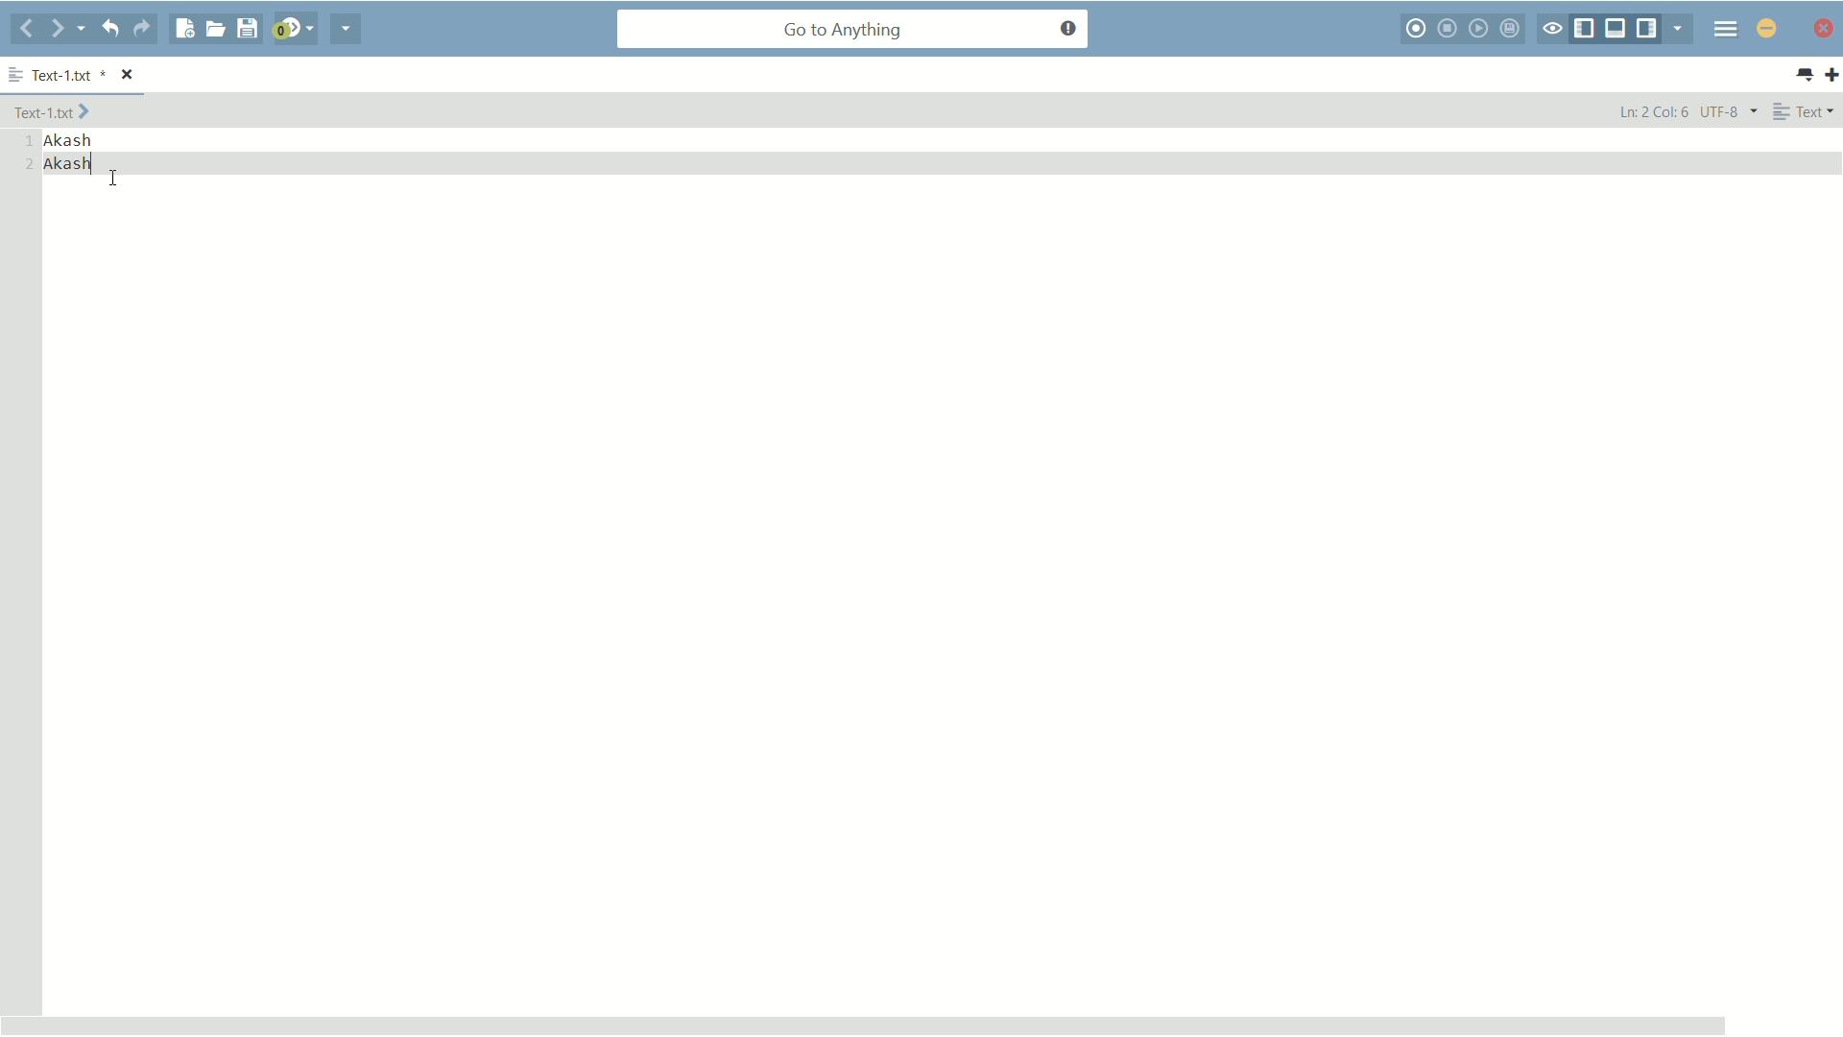 This screenshot has height=1037, width=1843. I want to click on Line 1 Column 6, so click(1651, 110).